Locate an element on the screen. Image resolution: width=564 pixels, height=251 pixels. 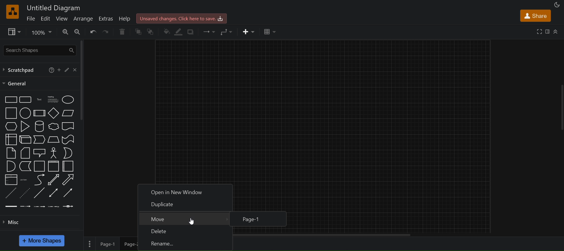
page options is located at coordinates (89, 243).